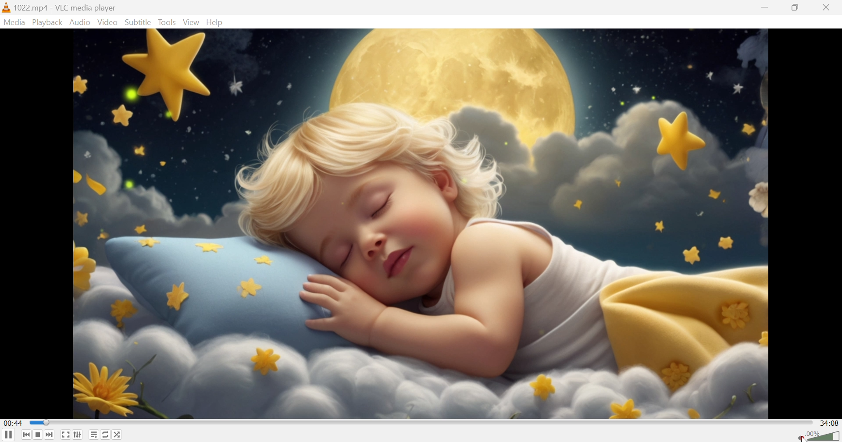  What do you see at coordinates (216, 22) in the screenshot?
I see `Help` at bounding box center [216, 22].